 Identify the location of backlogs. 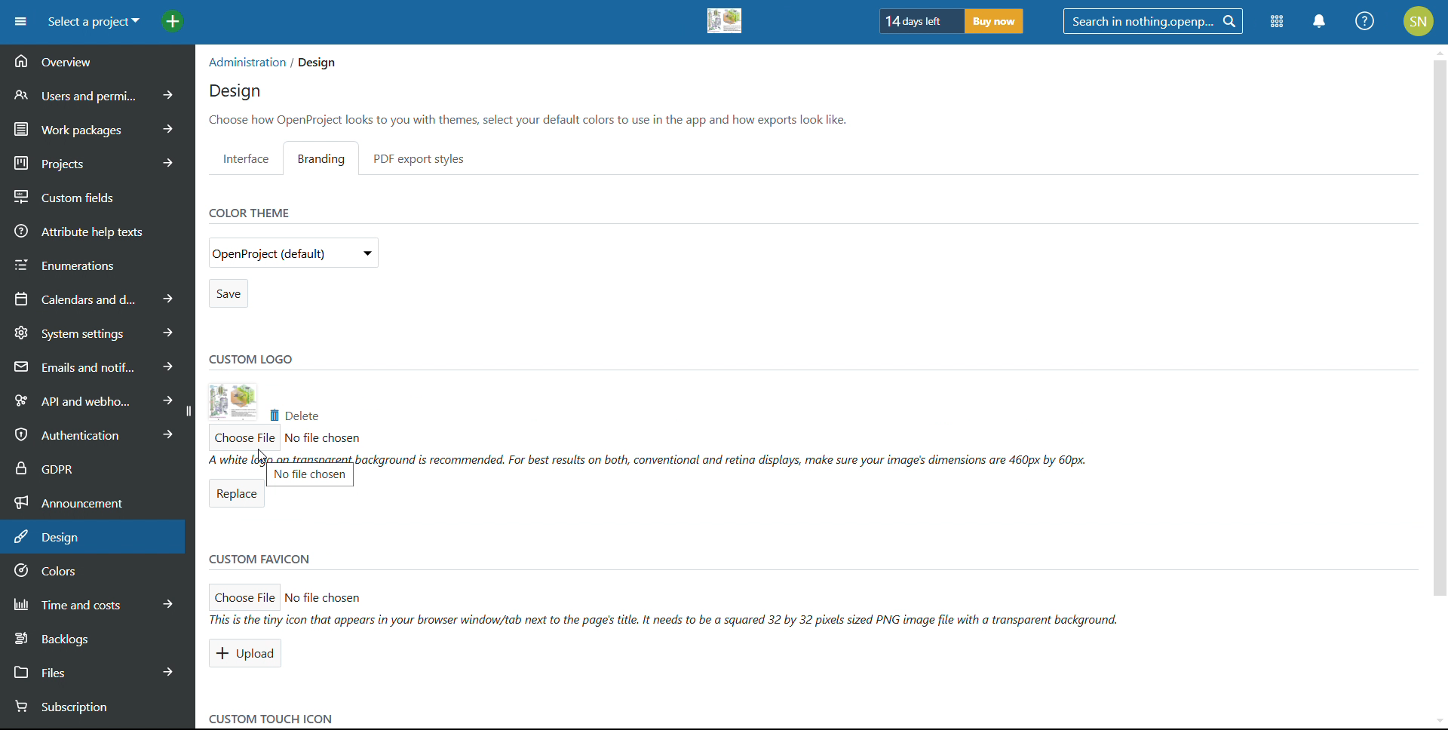
(95, 637).